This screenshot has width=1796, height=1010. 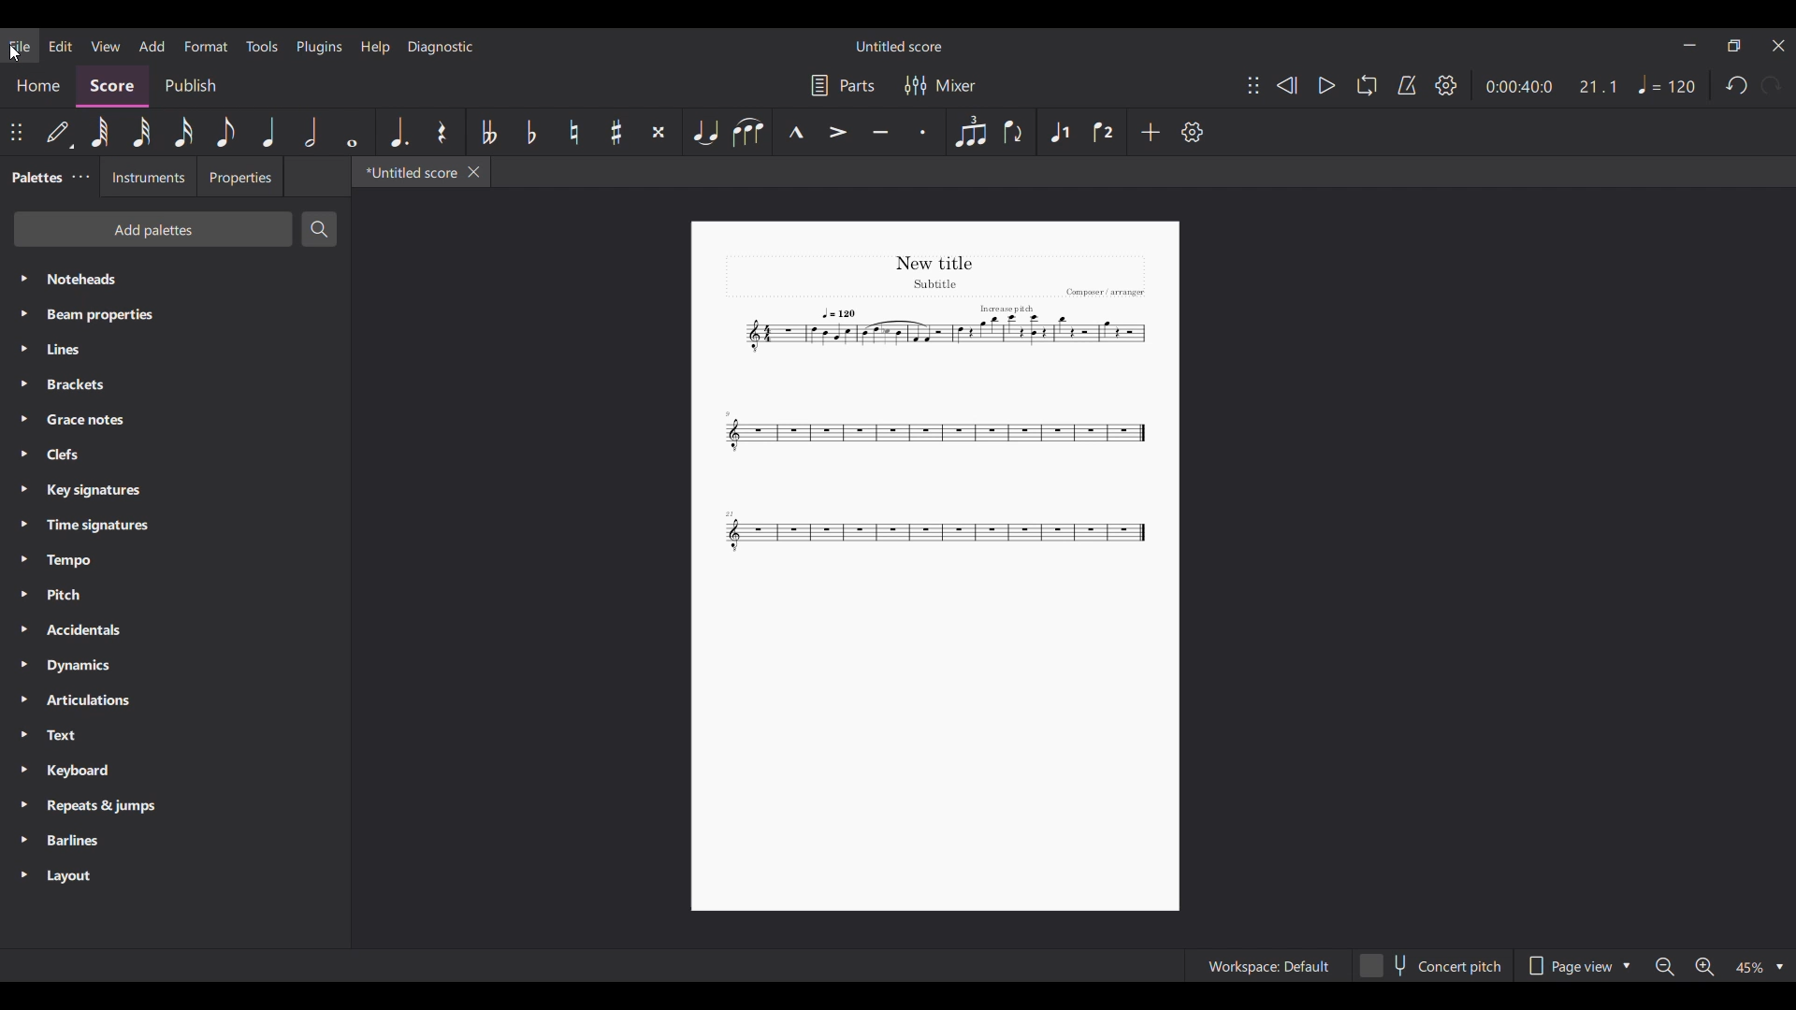 What do you see at coordinates (1705, 967) in the screenshot?
I see `Zoom in` at bounding box center [1705, 967].